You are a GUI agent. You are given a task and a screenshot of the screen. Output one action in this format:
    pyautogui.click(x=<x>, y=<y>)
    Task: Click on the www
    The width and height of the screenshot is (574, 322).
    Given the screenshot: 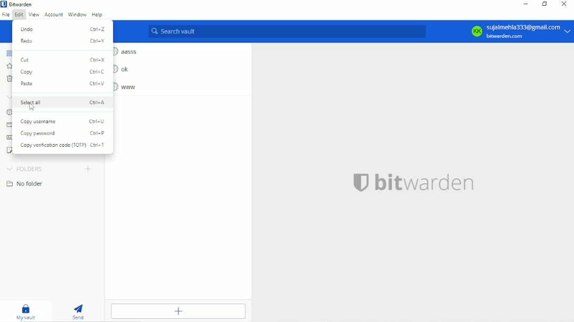 What is the action you would take?
    pyautogui.click(x=128, y=87)
    